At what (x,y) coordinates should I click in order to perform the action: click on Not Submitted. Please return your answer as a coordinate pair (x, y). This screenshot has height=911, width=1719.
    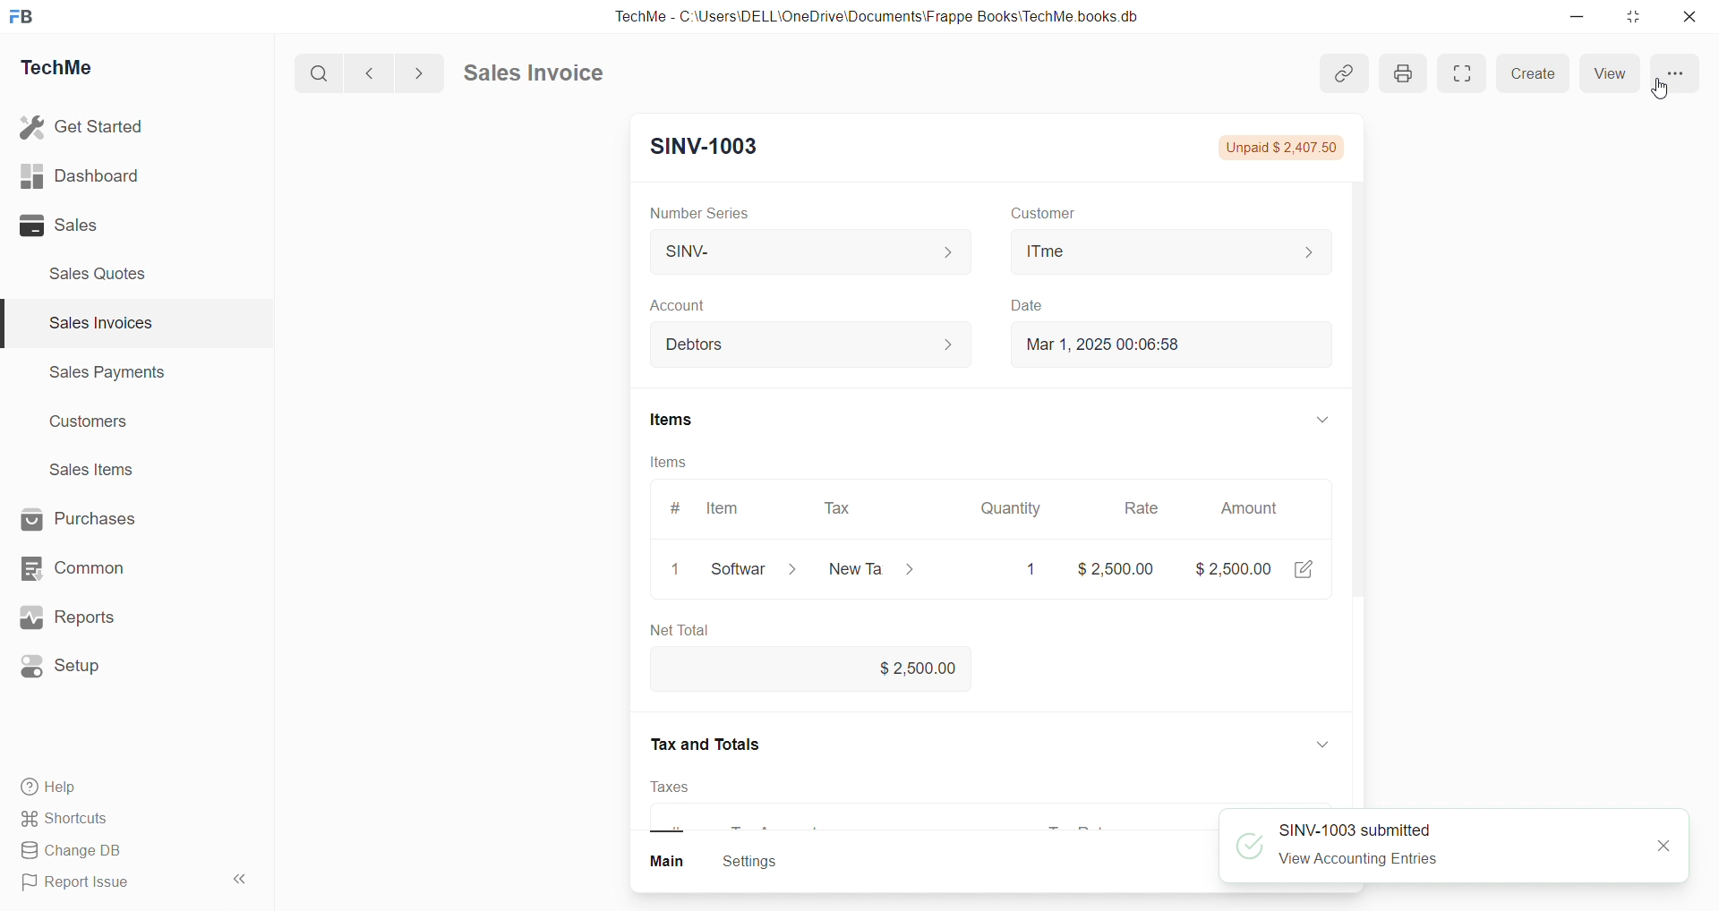
    Looking at the image, I should click on (1270, 148).